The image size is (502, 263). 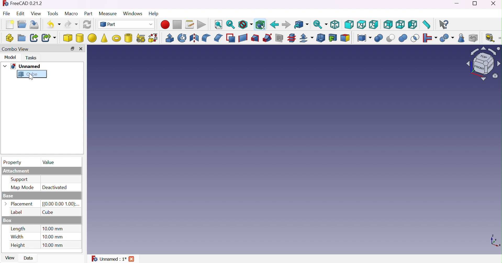 What do you see at coordinates (206, 38) in the screenshot?
I see `Fillet` at bounding box center [206, 38].